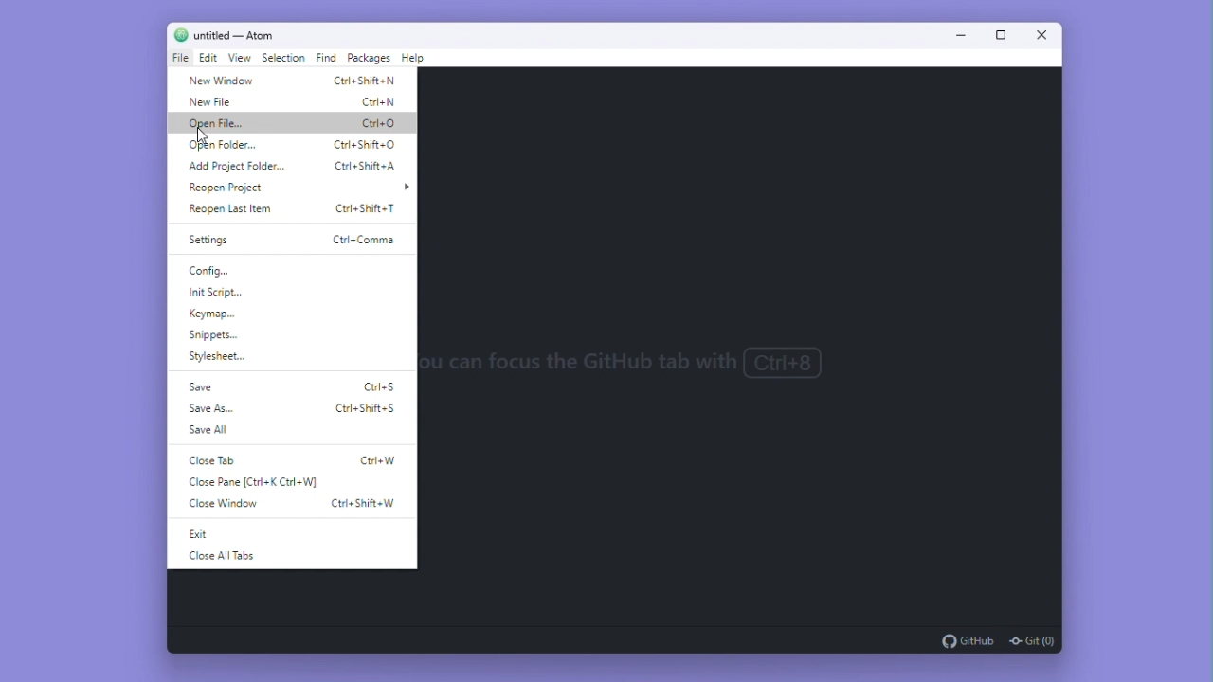 The image size is (1213, 682). What do you see at coordinates (291, 462) in the screenshot?
I see `Close tab ctrl+w` at bounding box center [291, 462].